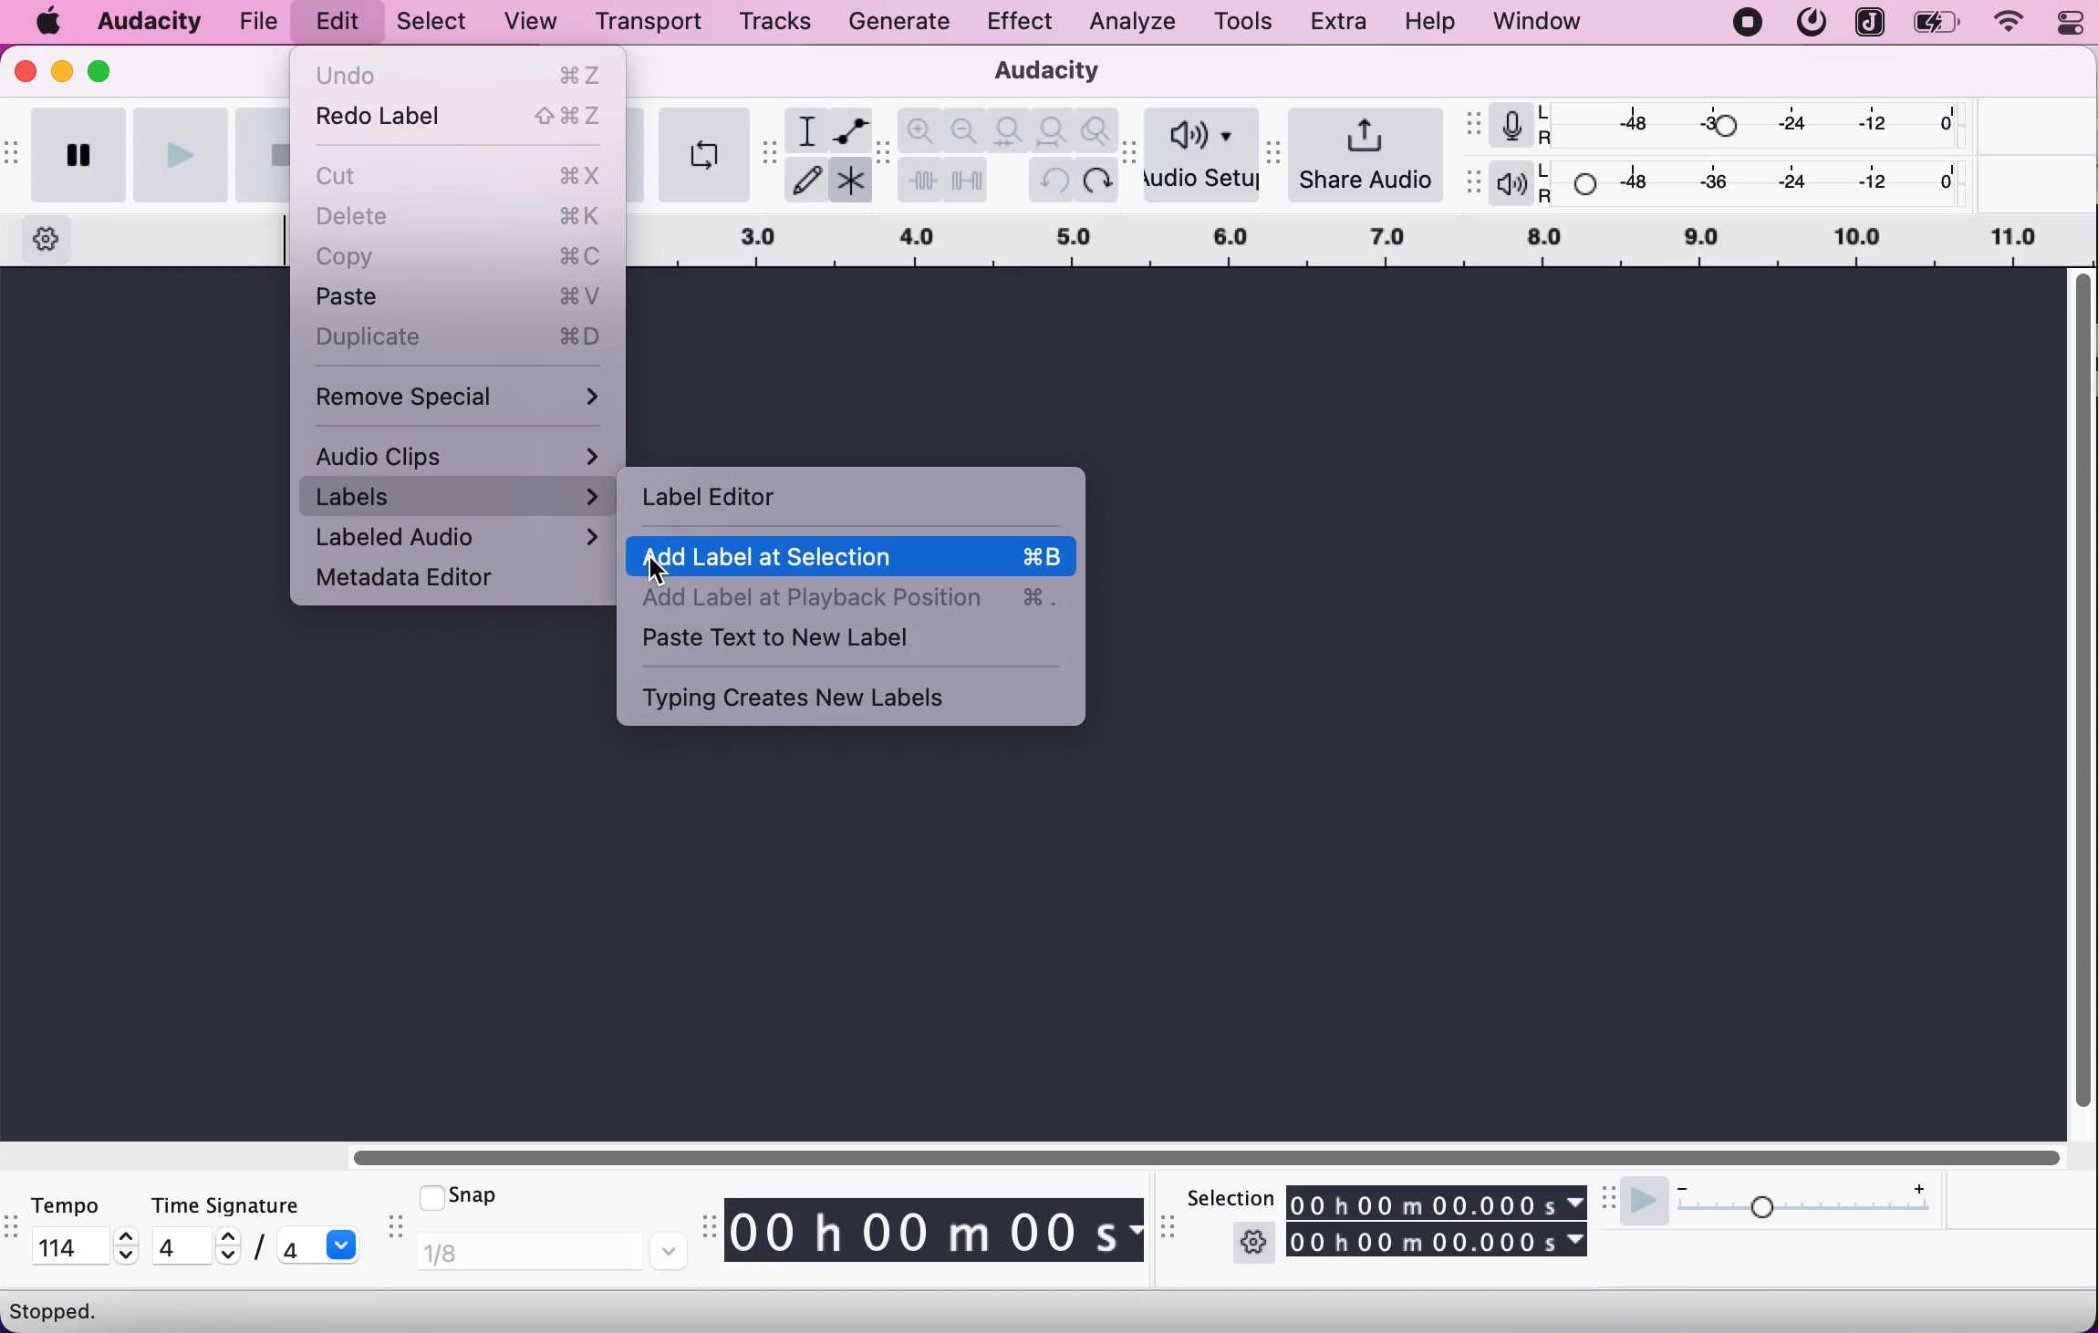 The height and width of the screenshot is (1333, 2098). I want to click on settings, so click(1253, 1242).